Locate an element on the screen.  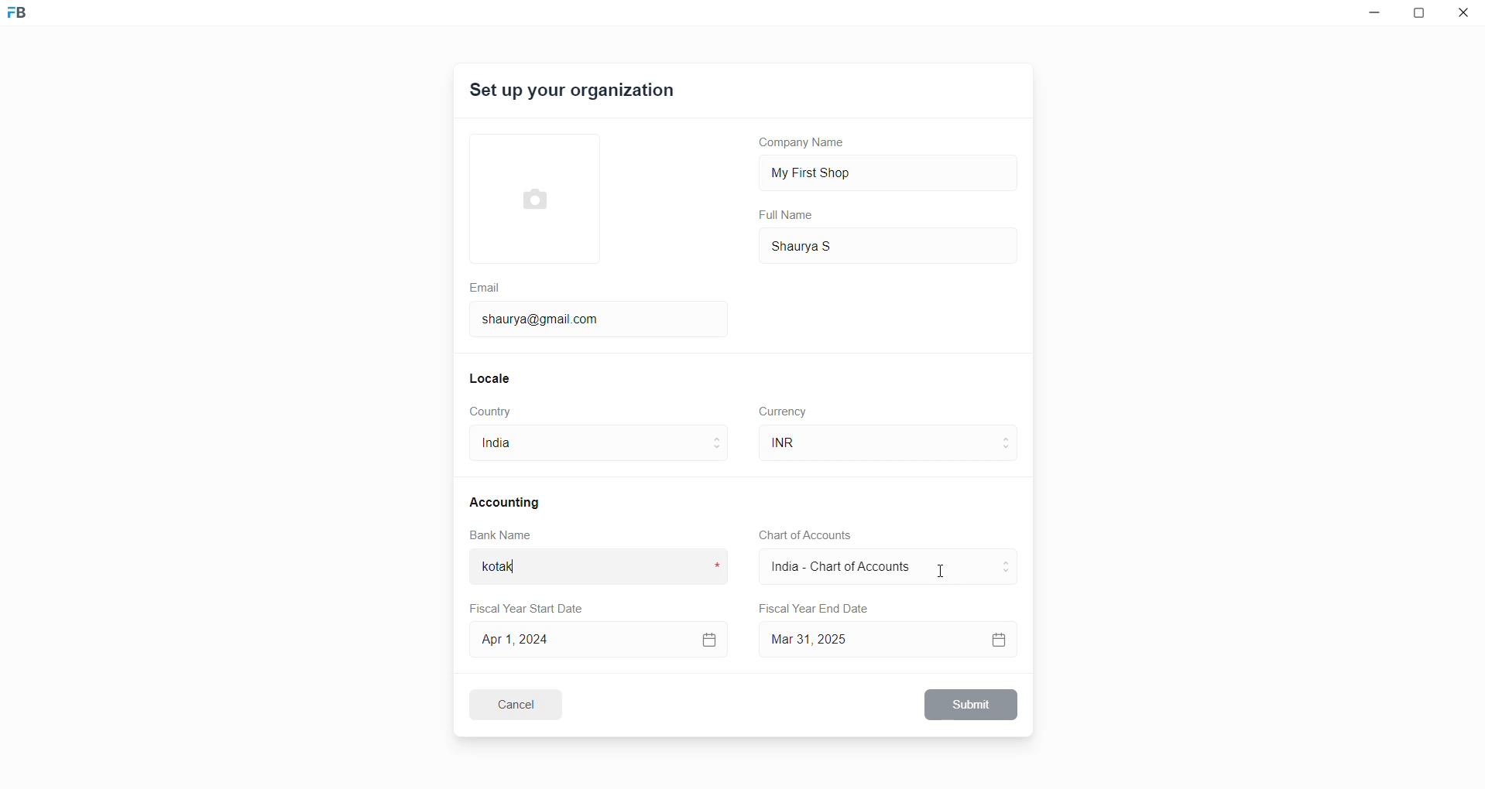
Full Name is located at coordinates (787, 215).